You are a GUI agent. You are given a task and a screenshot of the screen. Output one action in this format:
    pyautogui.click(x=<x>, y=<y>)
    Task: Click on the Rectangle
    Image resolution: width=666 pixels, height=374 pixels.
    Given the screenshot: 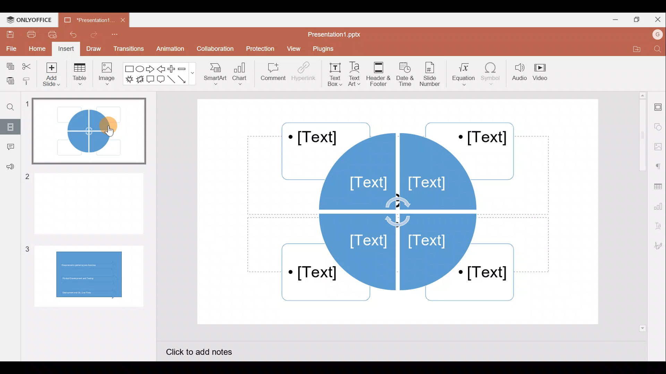 What is the action you would take?
    pyautogui.click(x=128, y=69)
    